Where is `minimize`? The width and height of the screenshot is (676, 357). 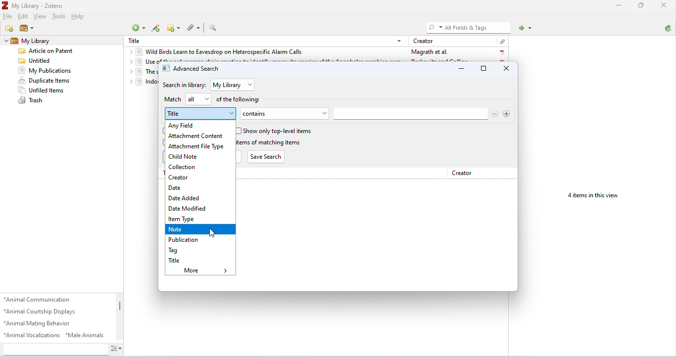 minimize is located at coordinates (463, 69).